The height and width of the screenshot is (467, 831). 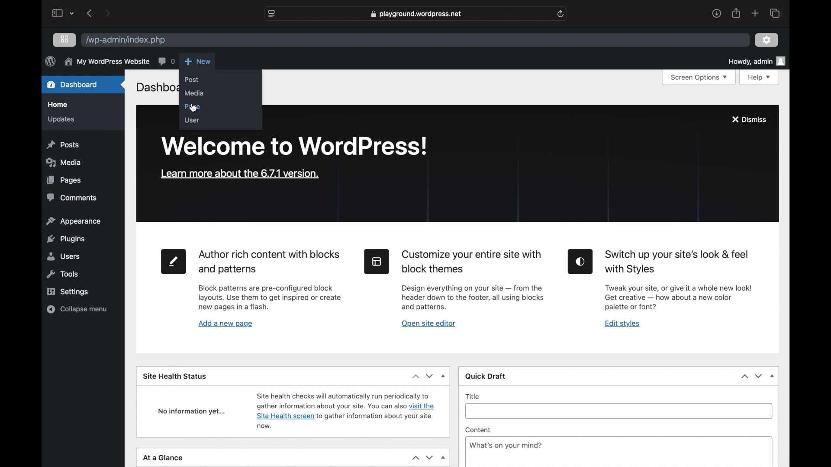 What do you see at coordinates (67, 240) in the screenshot?
I see `plugins` at bounding box center [67, 240].